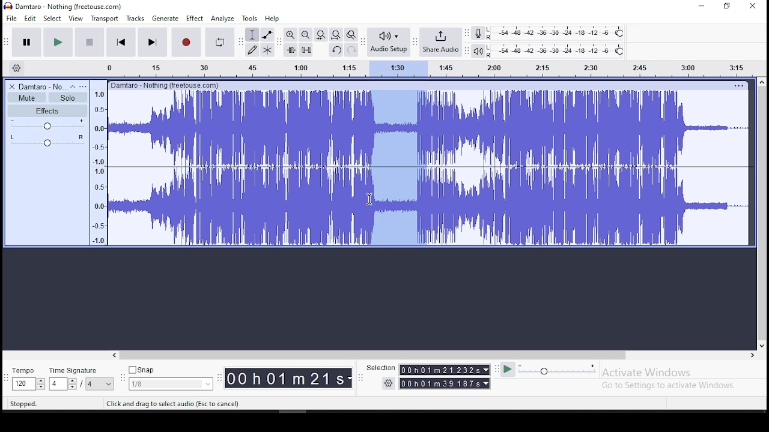  I want to click on zoom out, so click(305, 34).